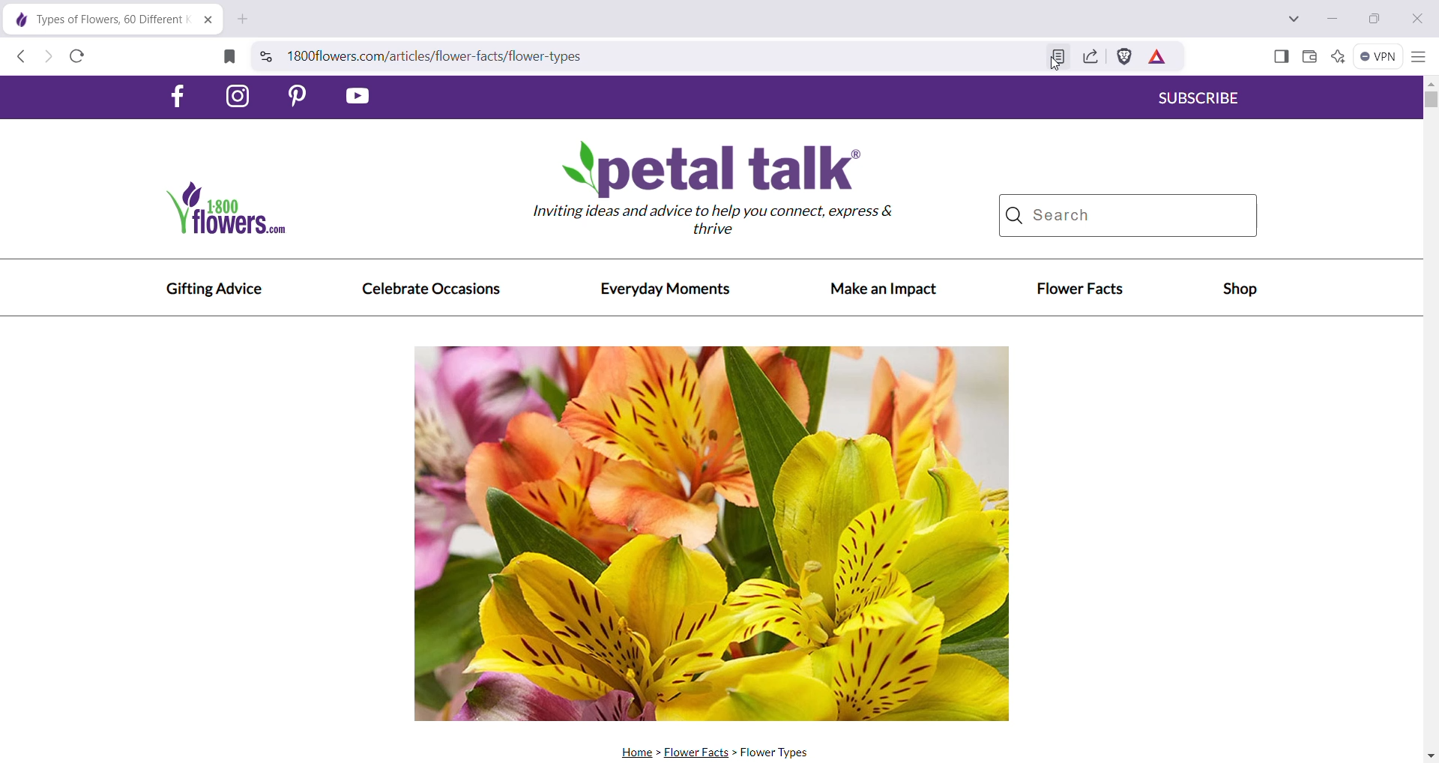 This screenshot has width=1439, height=763. Describe the element at coordinates (782, 753) in the screenshot. I see `Flower Types` at that location.